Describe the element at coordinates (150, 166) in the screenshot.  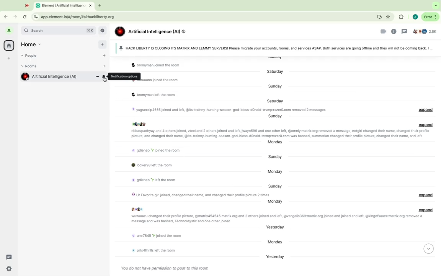
I see `Message` at that location.